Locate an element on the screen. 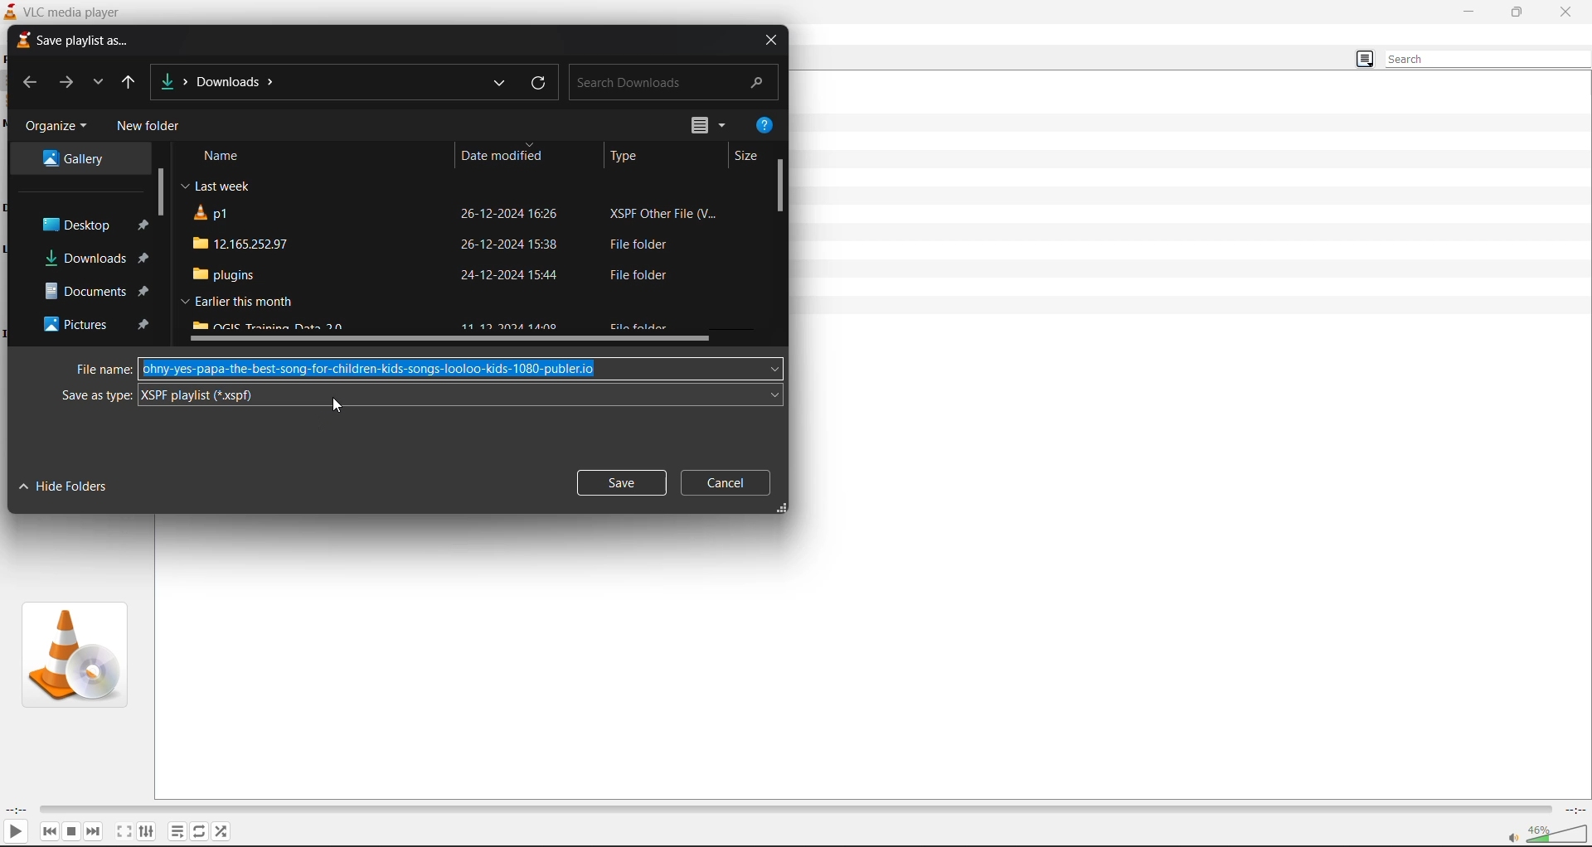 The image size is (1592, 847). close is located at coordinates (1569, 12).